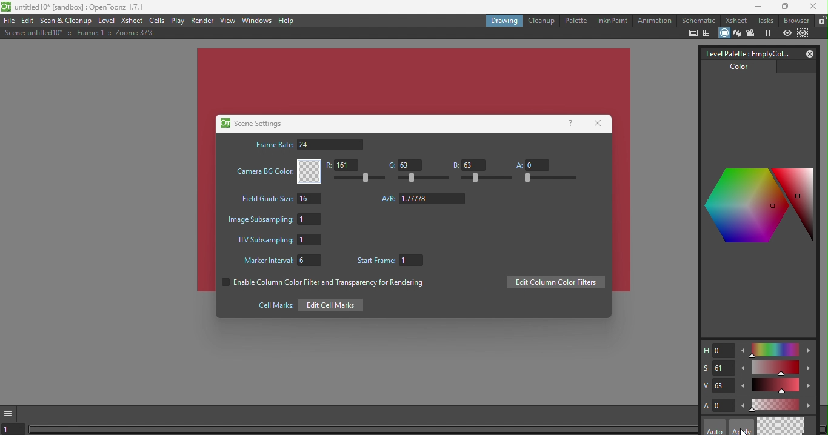  I want to click on Xsheet, so click(131, 21).